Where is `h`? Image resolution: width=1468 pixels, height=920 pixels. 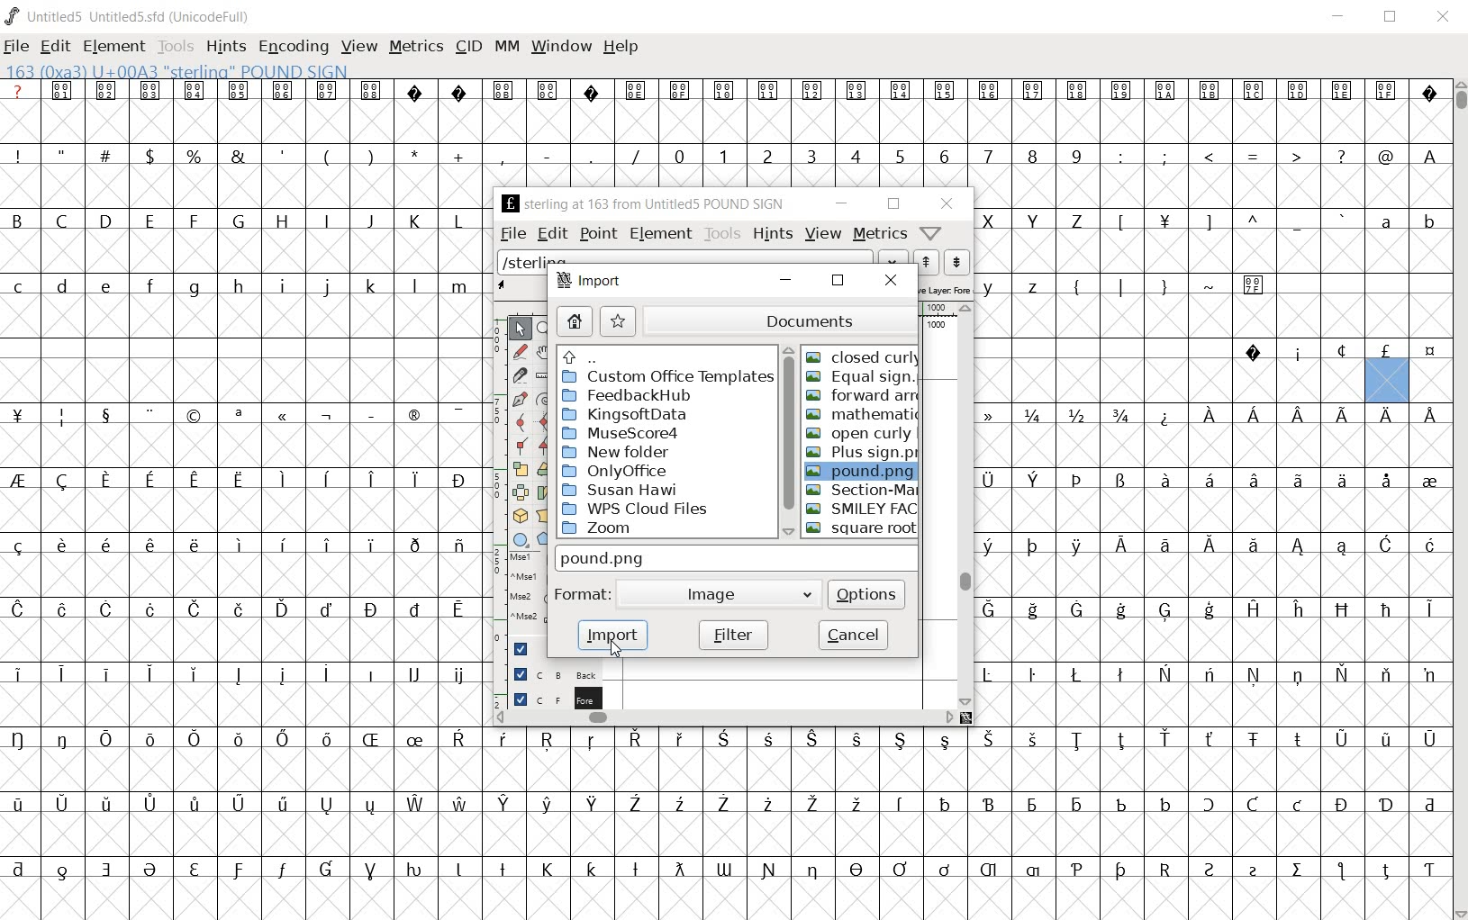
h is located at coordinates (240, 286).